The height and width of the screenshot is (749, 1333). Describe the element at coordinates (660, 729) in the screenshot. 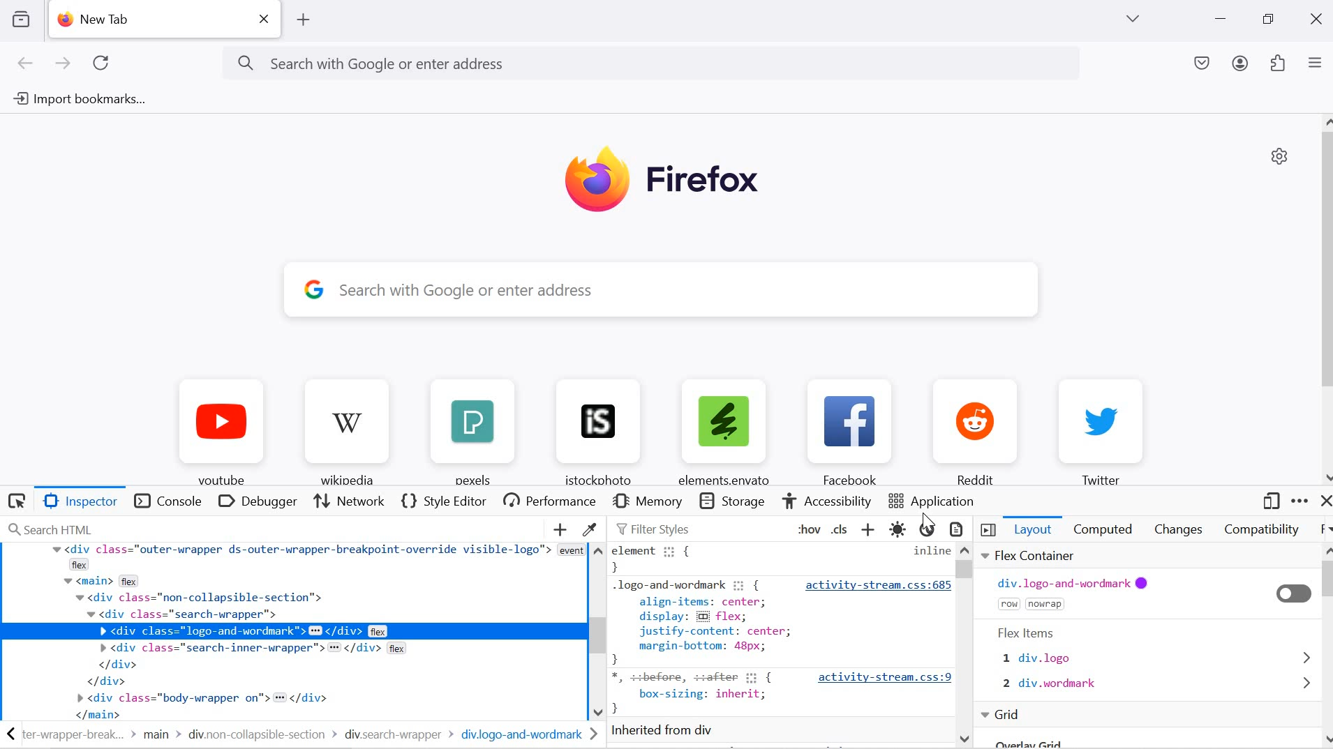

I see `inherited from div` at that location.